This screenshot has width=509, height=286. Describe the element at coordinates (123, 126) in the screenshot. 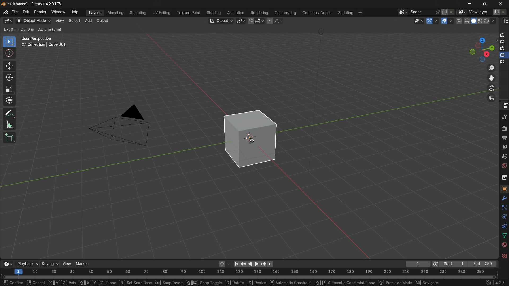

I see `camera` at that location.